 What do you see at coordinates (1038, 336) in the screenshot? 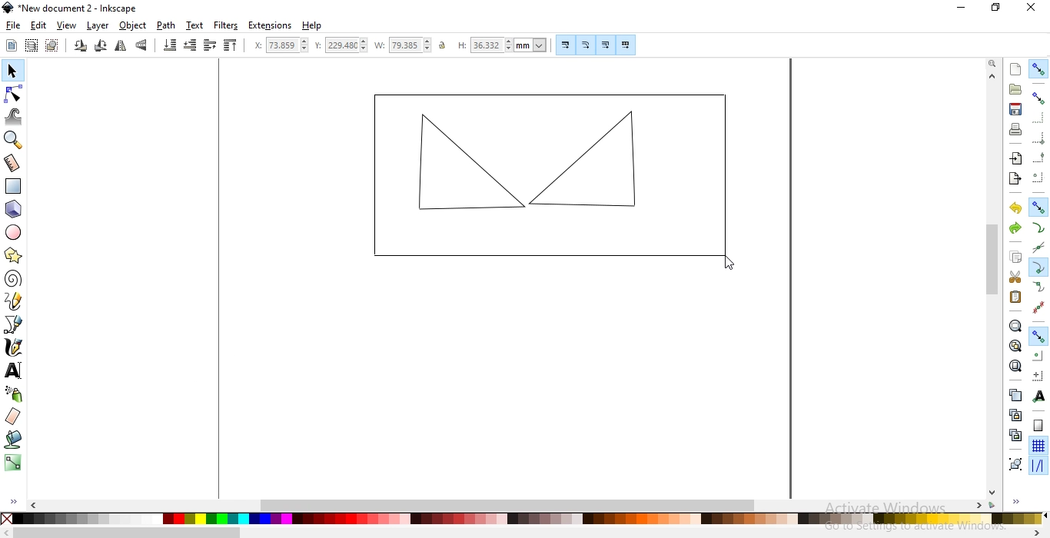
I see `snap other points ` at bounding box center [1038, 336].